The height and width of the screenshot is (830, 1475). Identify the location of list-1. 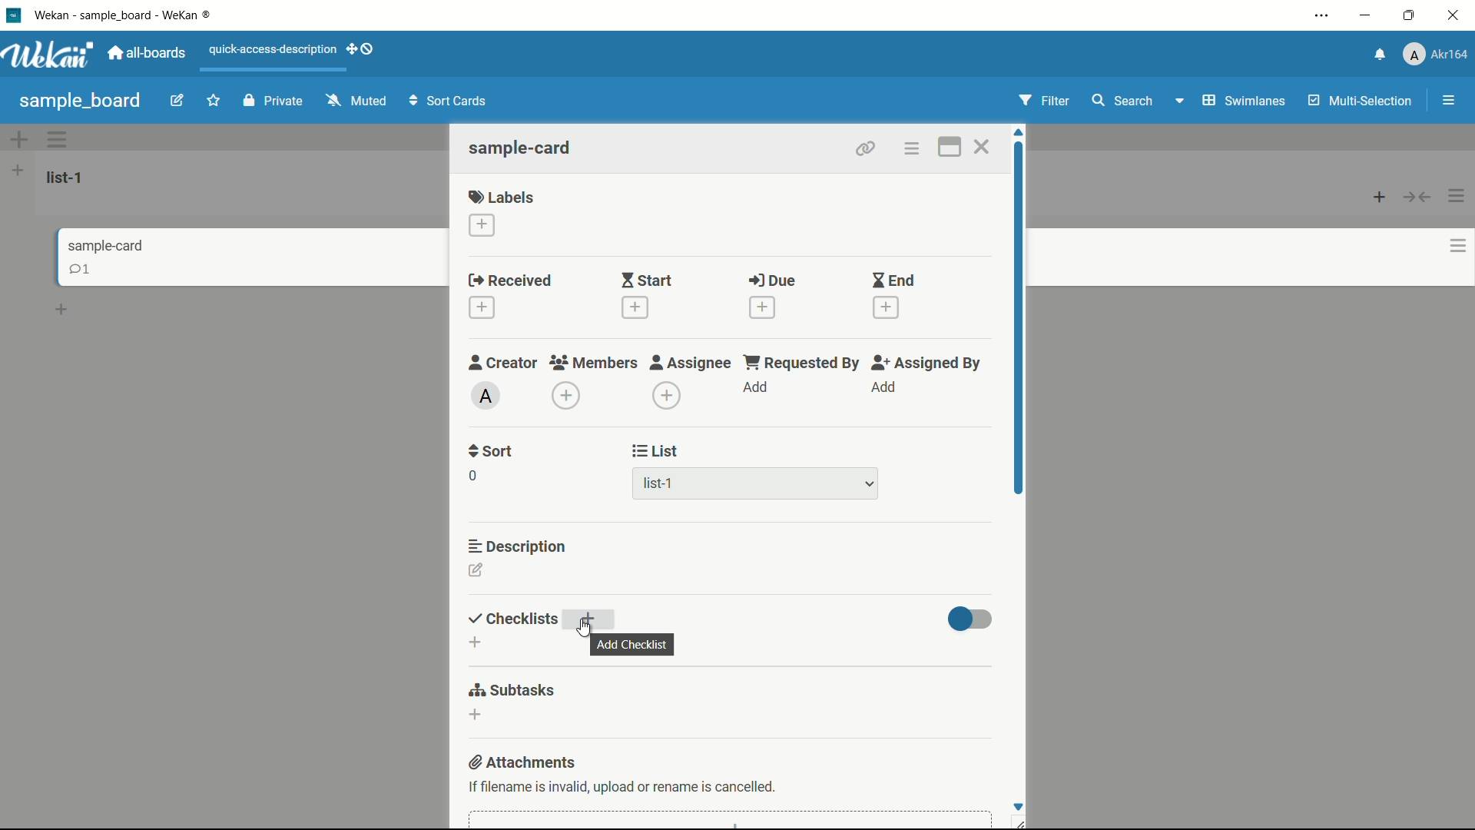
(658, 484).